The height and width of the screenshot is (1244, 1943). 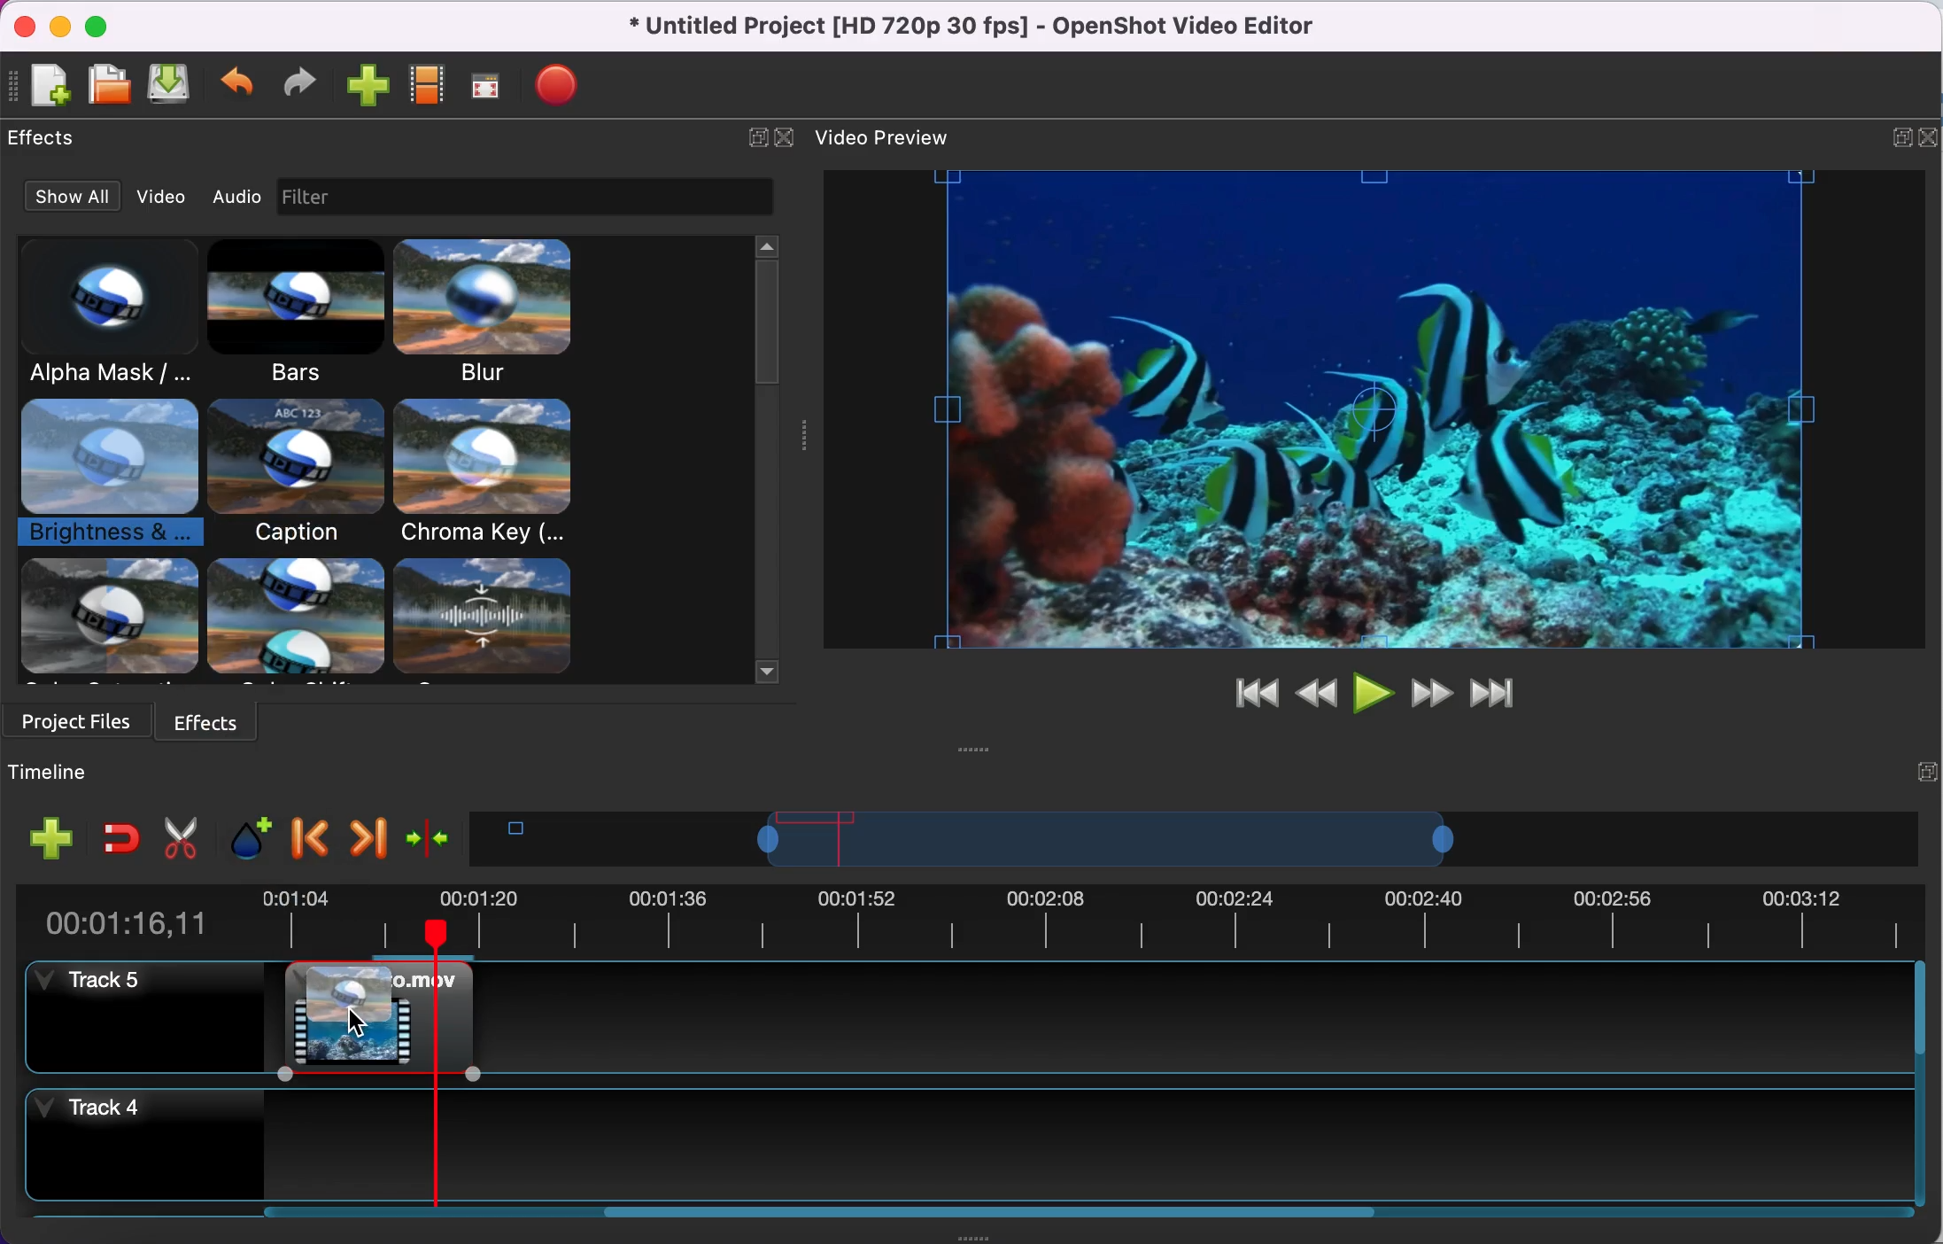 I want to click on expand/hide, so click(x=1926, y=770).